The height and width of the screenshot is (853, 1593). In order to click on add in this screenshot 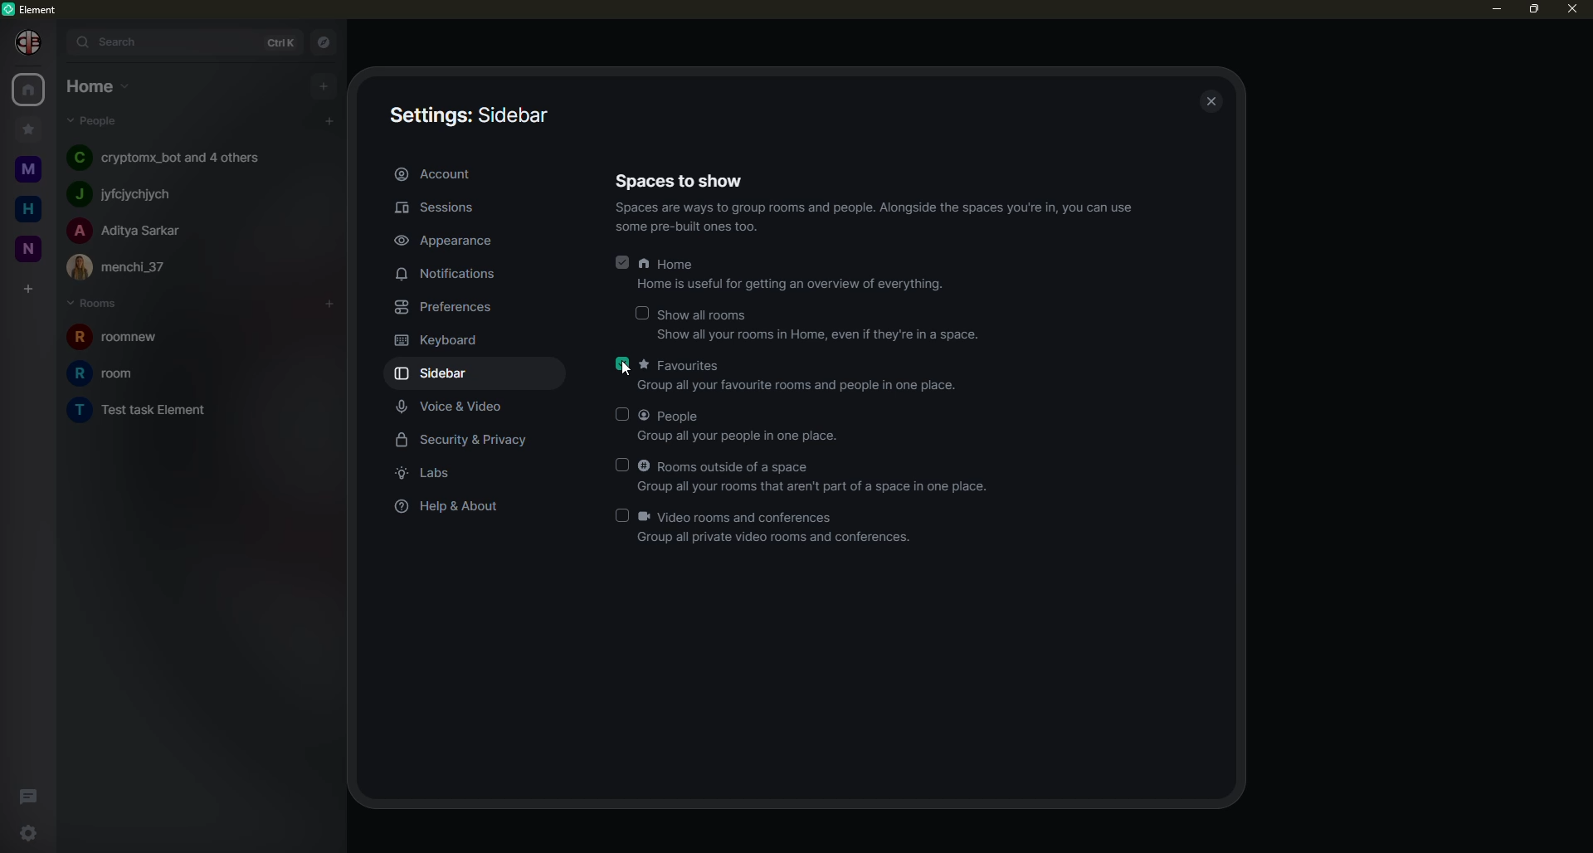, I will do `click(327, 119)`.